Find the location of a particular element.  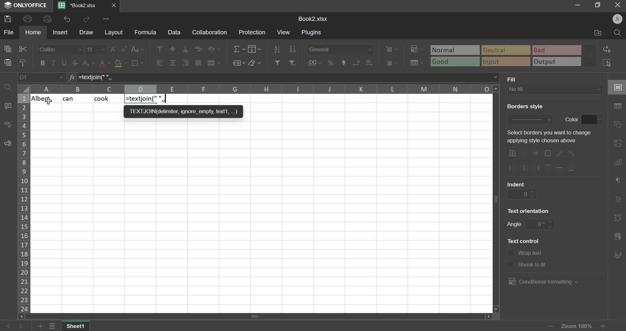

user's account is located at coordinates (614, 18).